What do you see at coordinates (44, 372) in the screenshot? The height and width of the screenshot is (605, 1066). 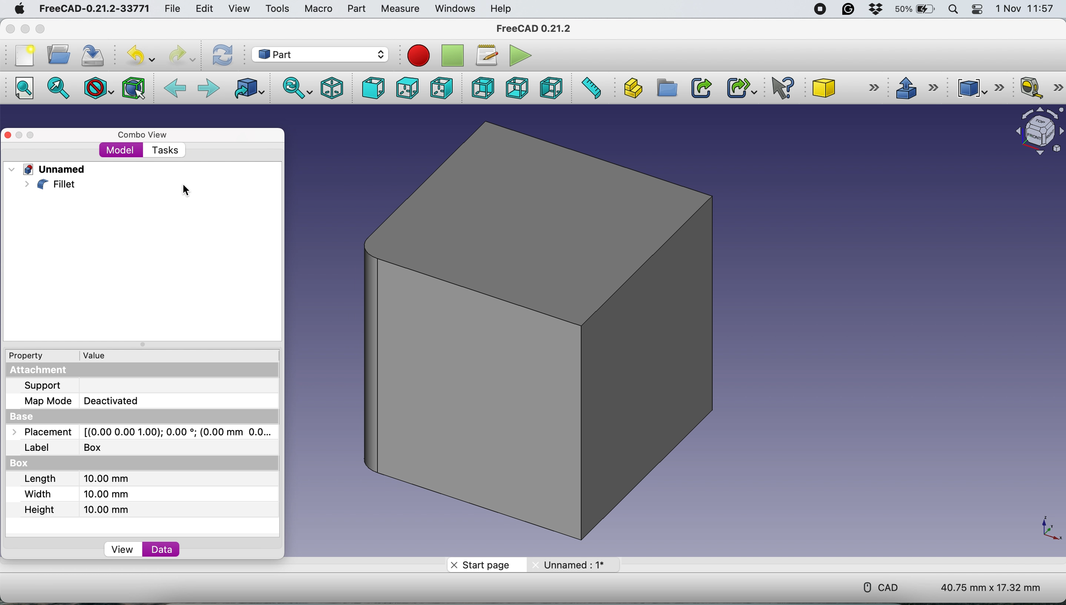 I see `attachment` at bounding box center [44, 372].